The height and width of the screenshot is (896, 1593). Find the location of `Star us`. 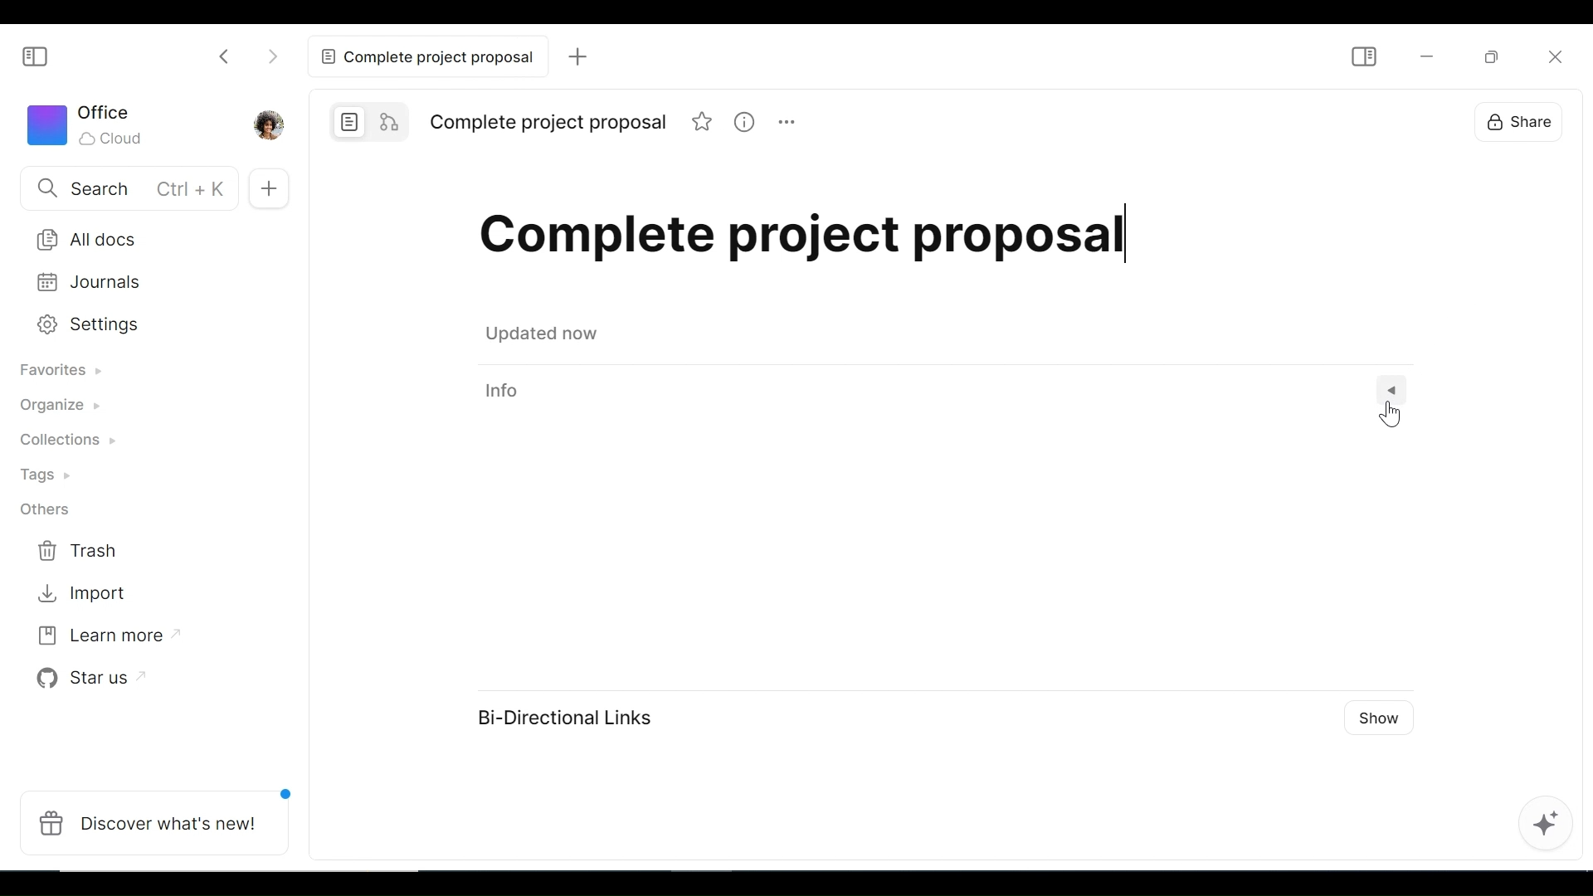

Star us is located at coordinates (91, 675).